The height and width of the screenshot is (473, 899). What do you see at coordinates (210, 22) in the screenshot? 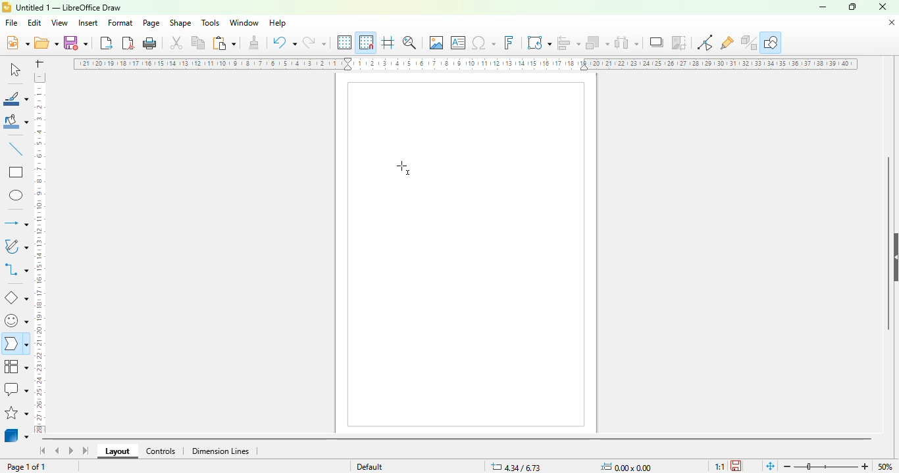
I see `tools` at bounding box center [210, 22].